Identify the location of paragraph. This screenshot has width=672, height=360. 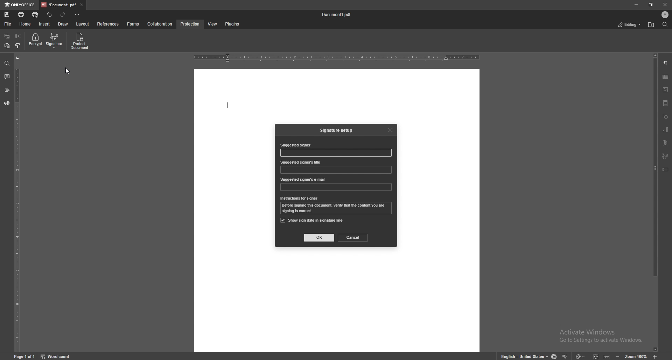
(665, 64).